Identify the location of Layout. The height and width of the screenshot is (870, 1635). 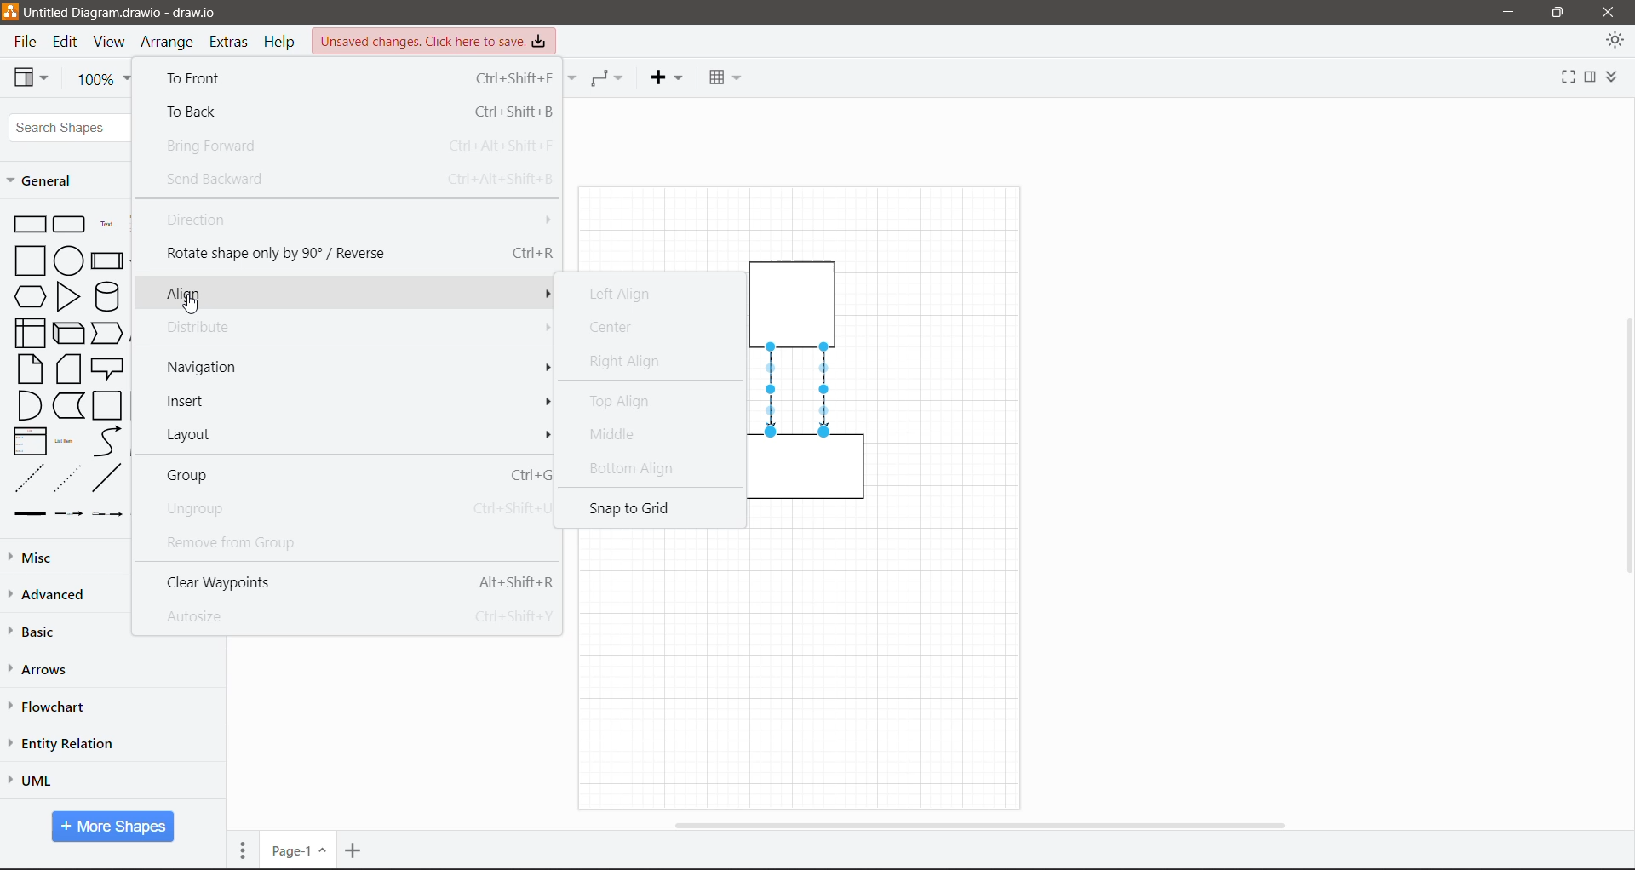
(359, 434).